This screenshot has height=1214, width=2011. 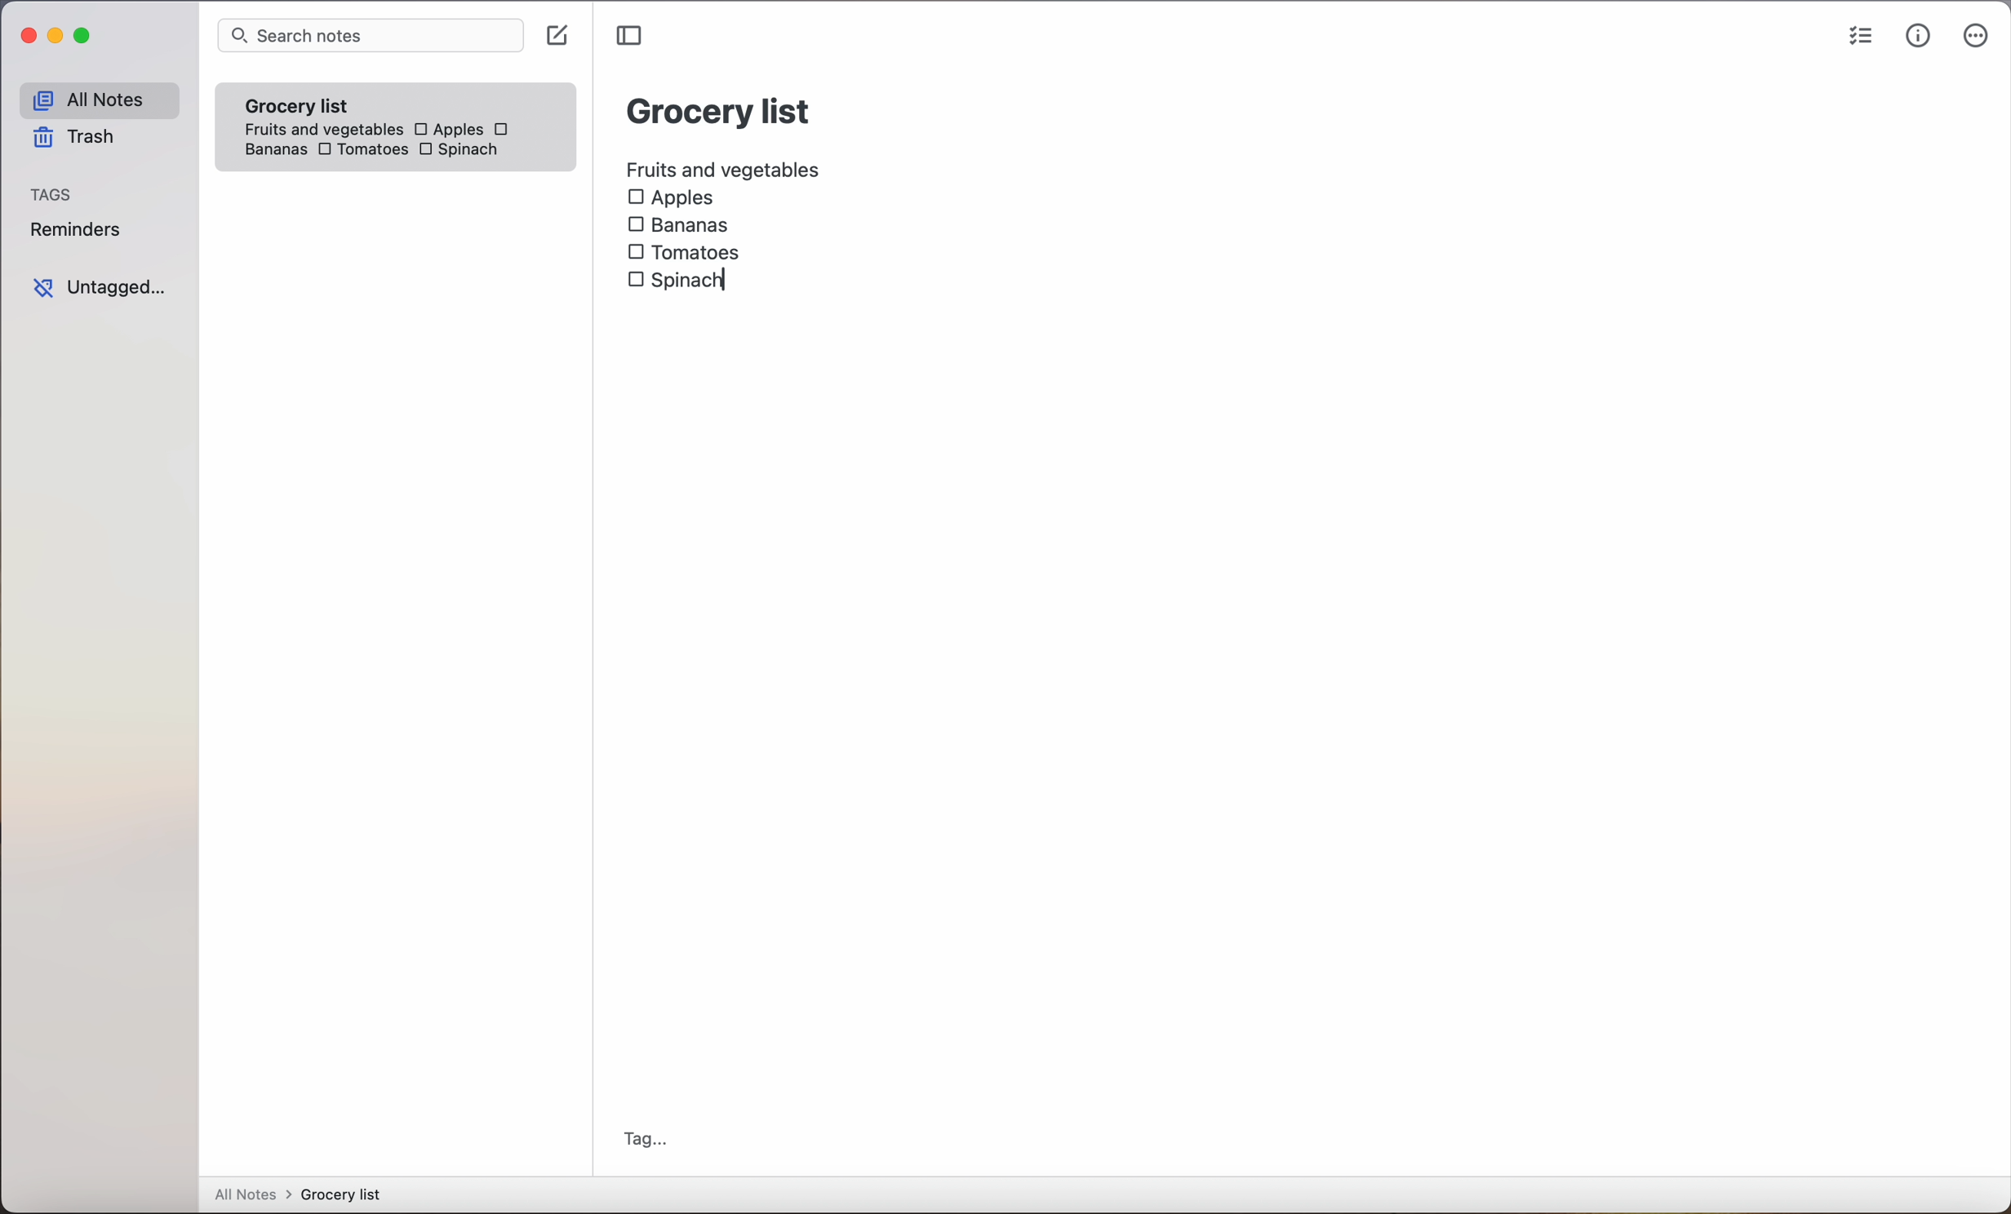 I want to click on Spinach checkbox, so click(x=679, y=282).